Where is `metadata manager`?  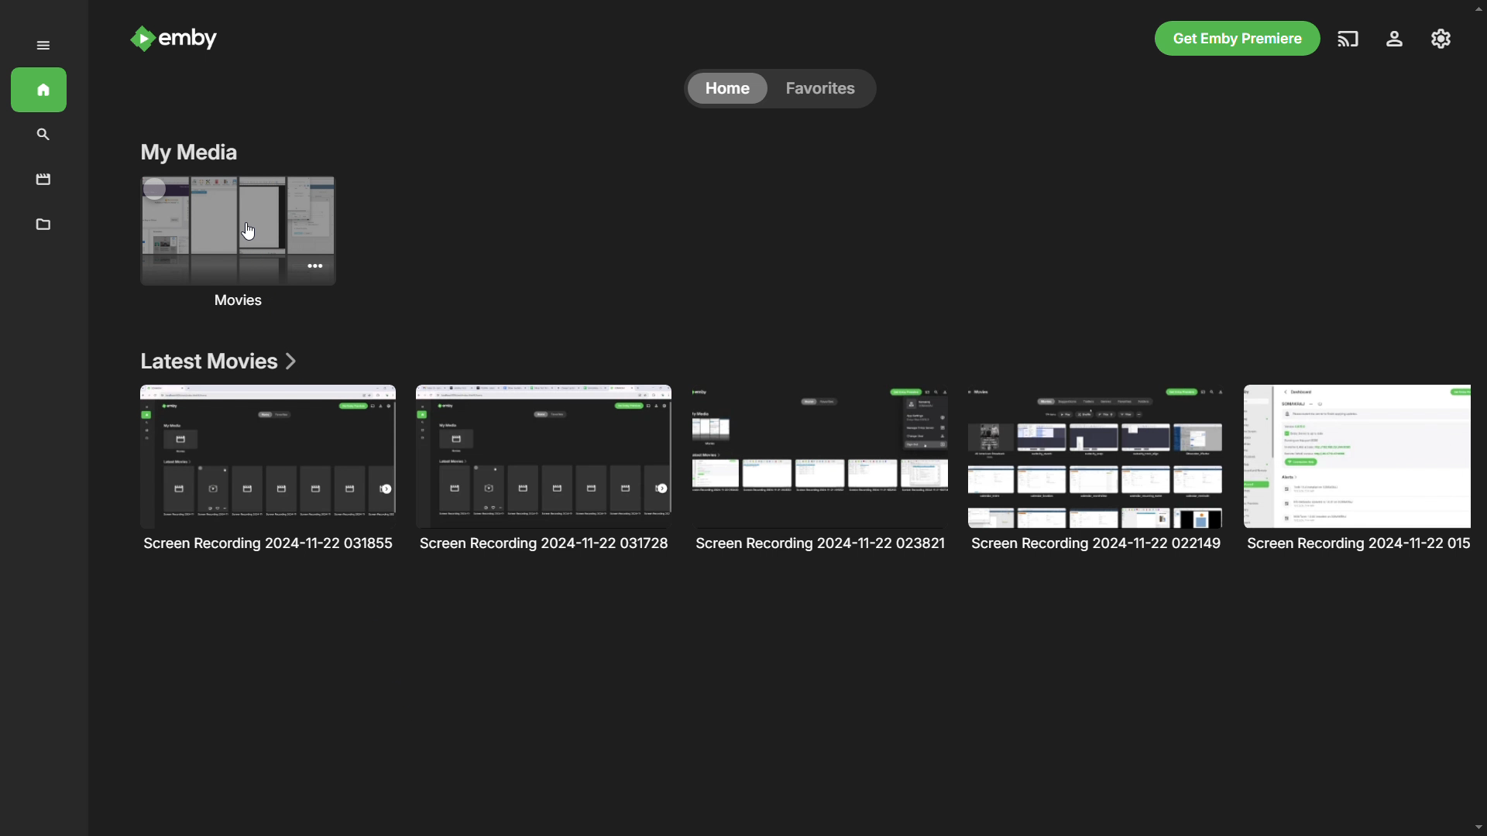 metadata manager is located at coordinates (45, 224).